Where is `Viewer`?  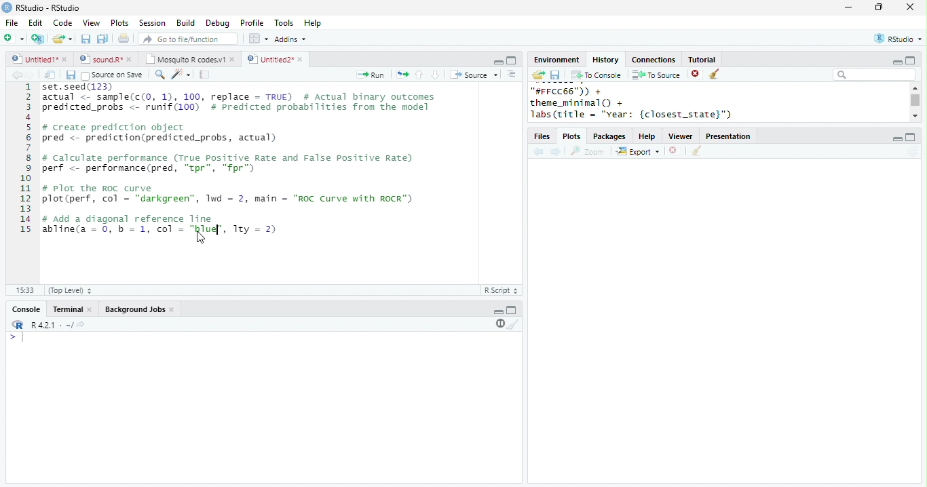 Viewer is located at coordinates (681, 137).